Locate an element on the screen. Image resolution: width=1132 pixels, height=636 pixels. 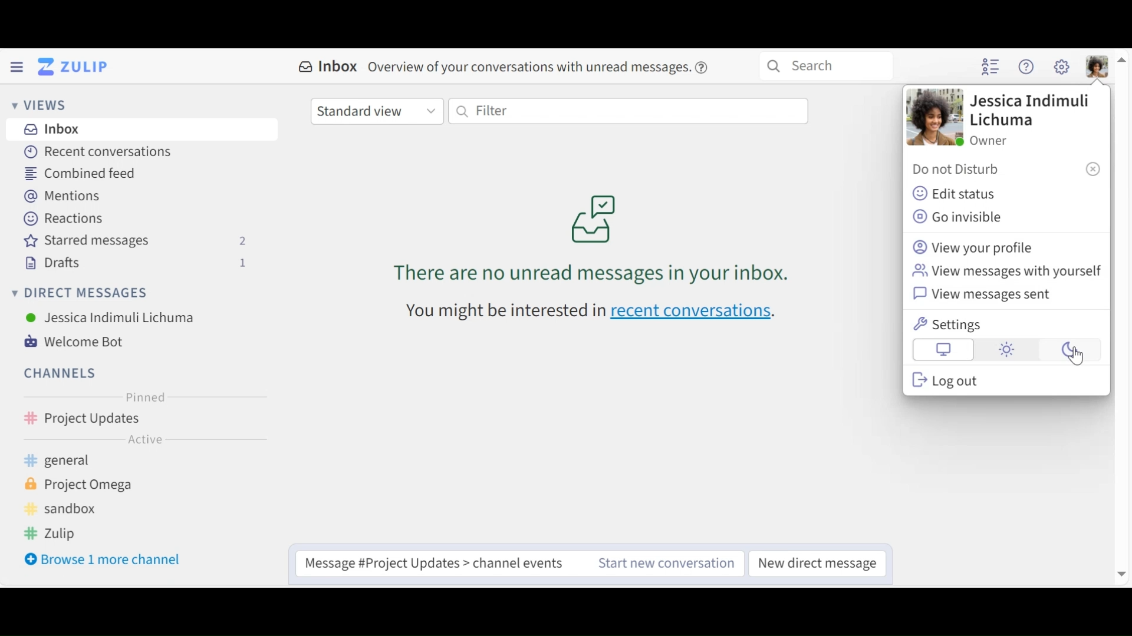
Filter is located at coordinates (627, 111).